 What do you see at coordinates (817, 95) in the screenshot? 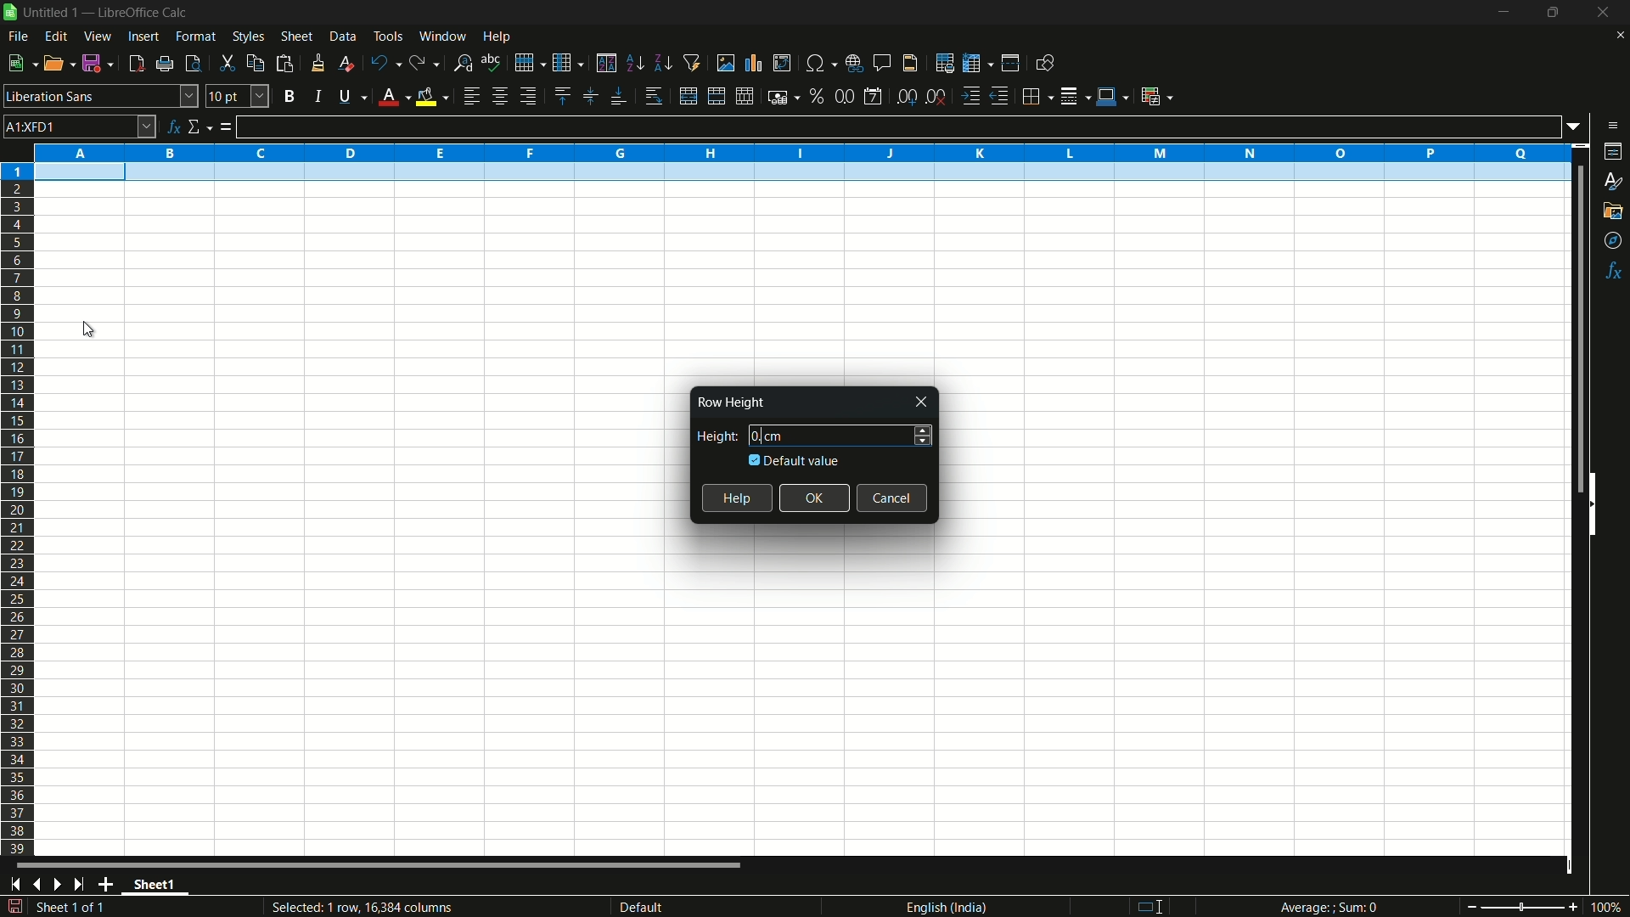
I see `format as percent` at bounding box center [817, 95].